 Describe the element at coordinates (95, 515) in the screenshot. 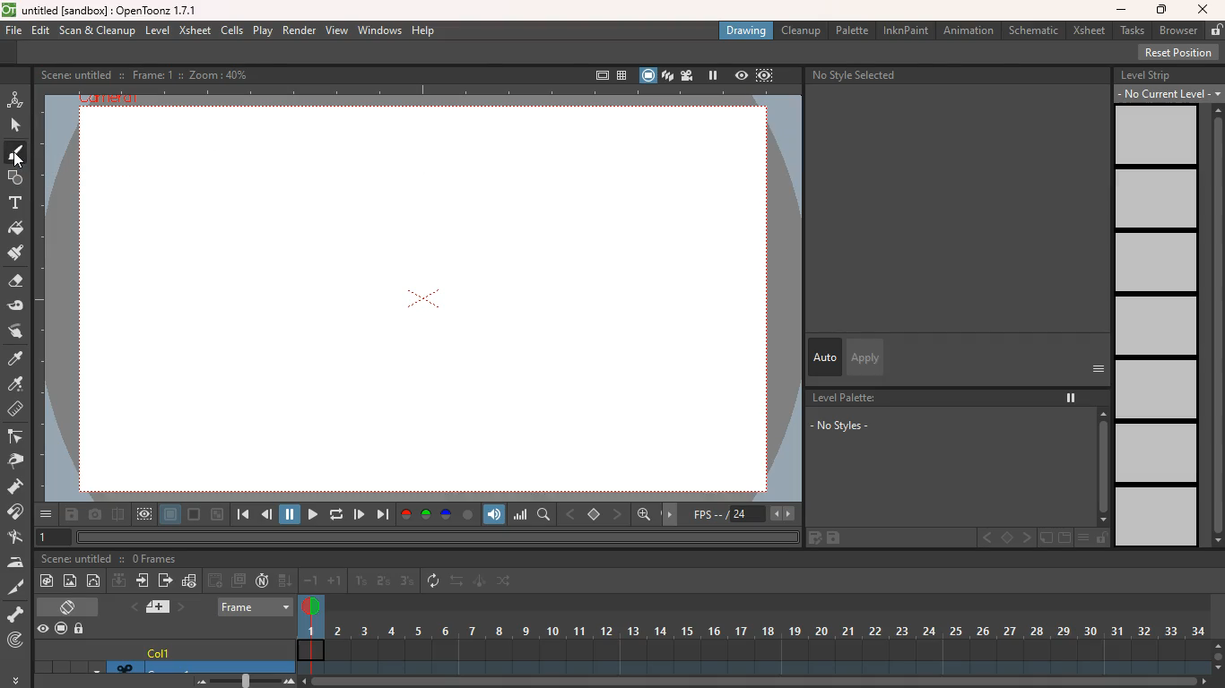

I see `camera` at that location.